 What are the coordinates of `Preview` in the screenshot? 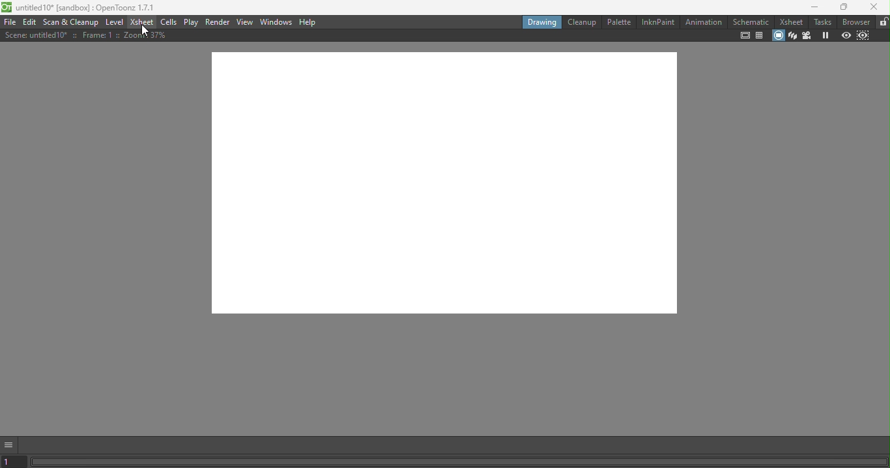 It's located at (846, 35).